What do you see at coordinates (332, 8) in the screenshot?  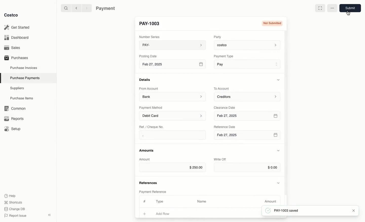 I see `More options` at bounding box center [332, 8].